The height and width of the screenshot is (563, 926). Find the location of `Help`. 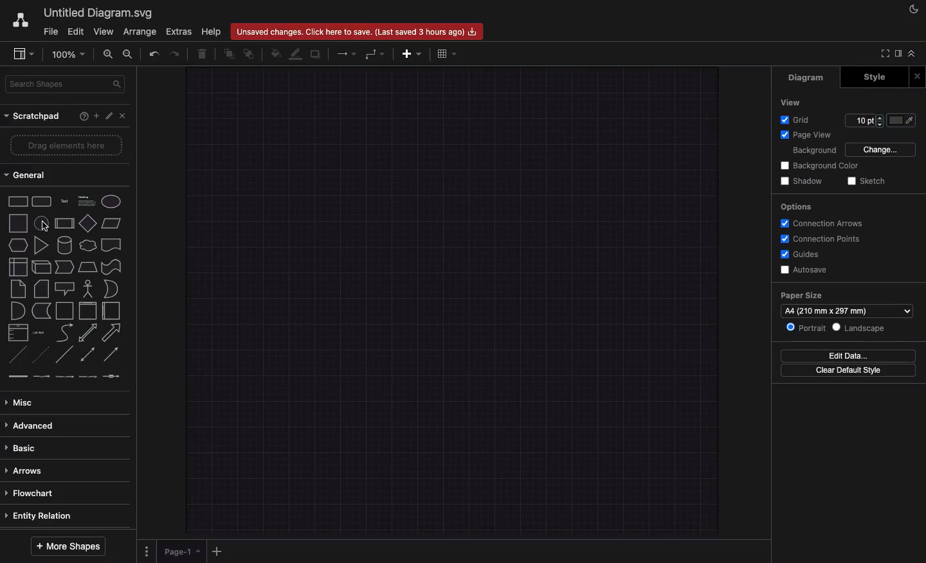

Help is located at coordinates (211, 30).